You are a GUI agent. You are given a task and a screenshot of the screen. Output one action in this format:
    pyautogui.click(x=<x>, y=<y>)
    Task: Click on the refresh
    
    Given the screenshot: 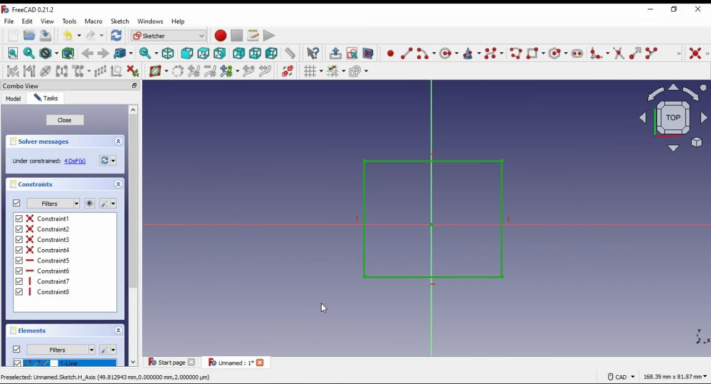 What is the action you would take?
    pyautogui.click(x=108, y=160)
    